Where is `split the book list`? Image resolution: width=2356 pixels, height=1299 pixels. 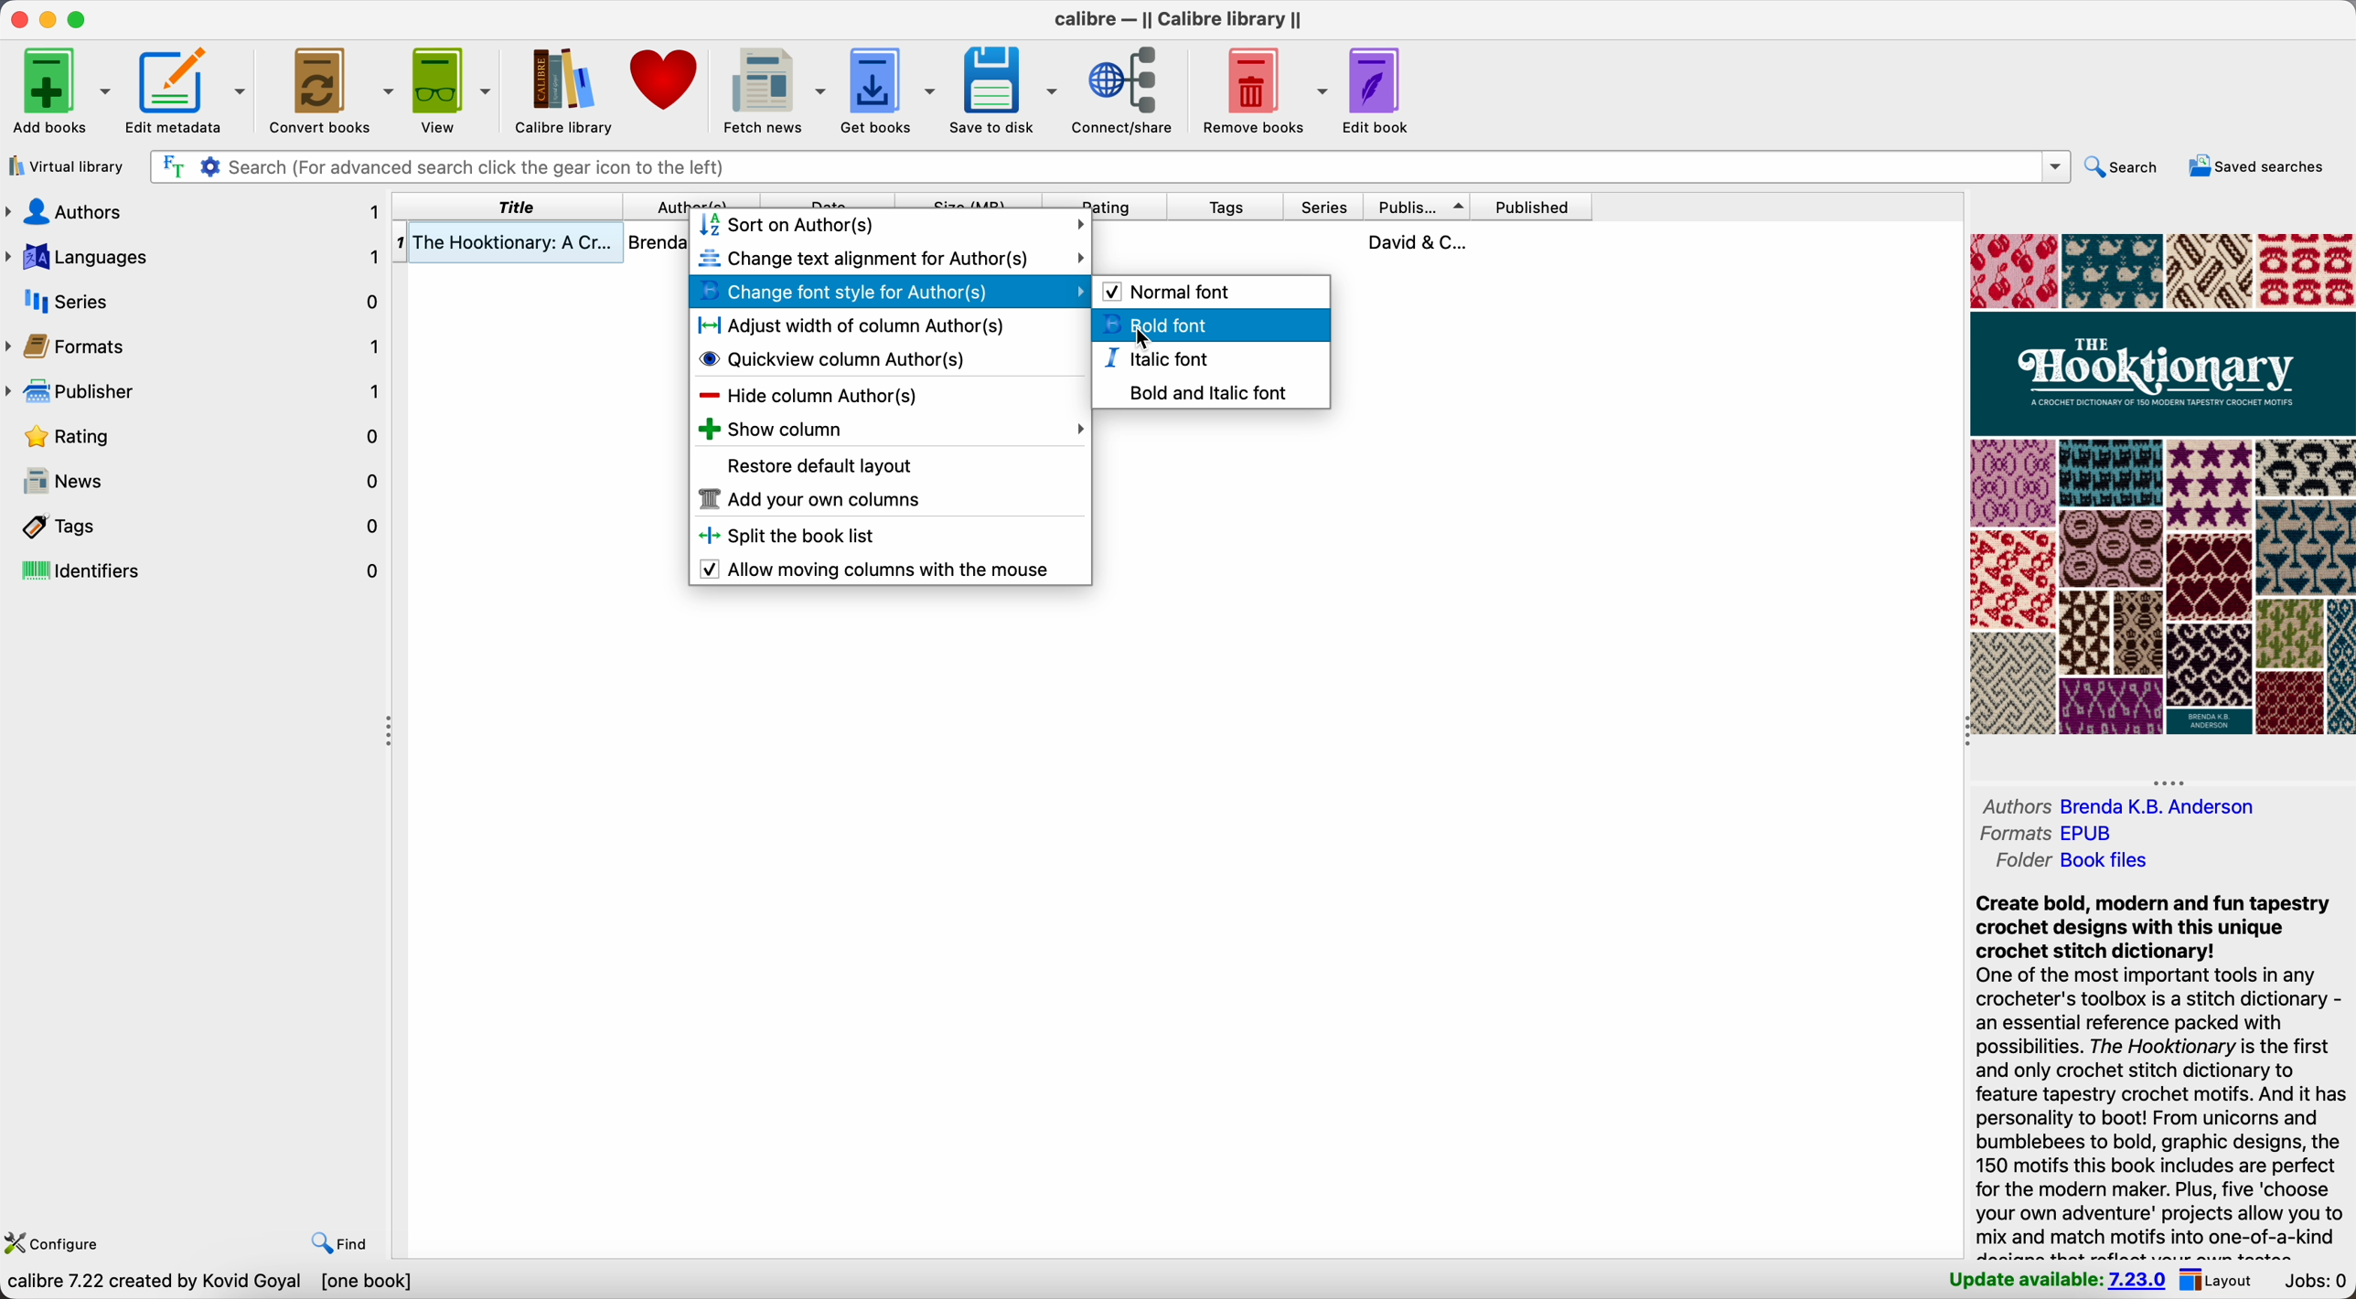
split the book list is located at coordinates (798, 537).